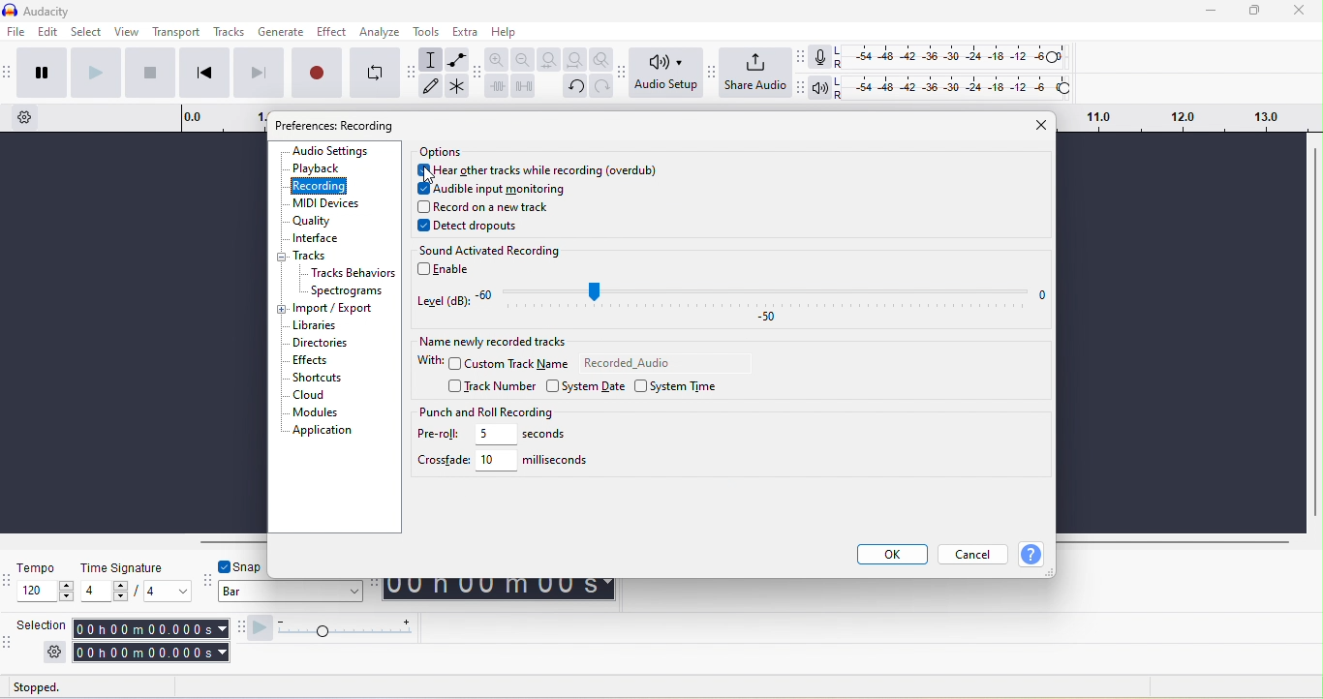 The height and width of the screenshot is (699, 1323). What do you see at coordinates (128, 30) in the screenshot?
I see `view` at bounding box center [128, 30].